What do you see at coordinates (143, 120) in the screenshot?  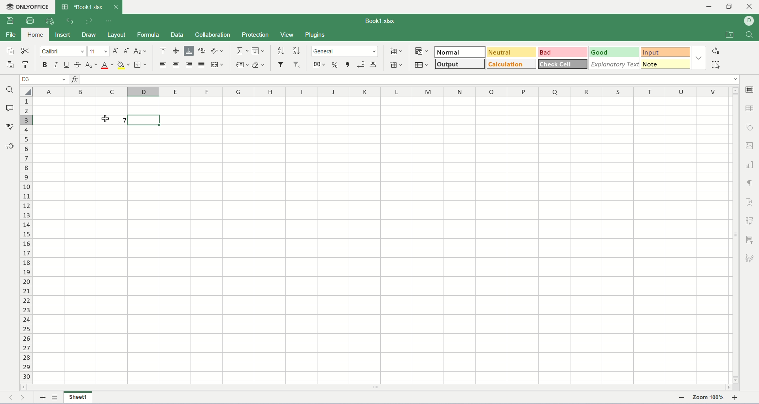 I see `active cell` at bounding box center [143, 120].